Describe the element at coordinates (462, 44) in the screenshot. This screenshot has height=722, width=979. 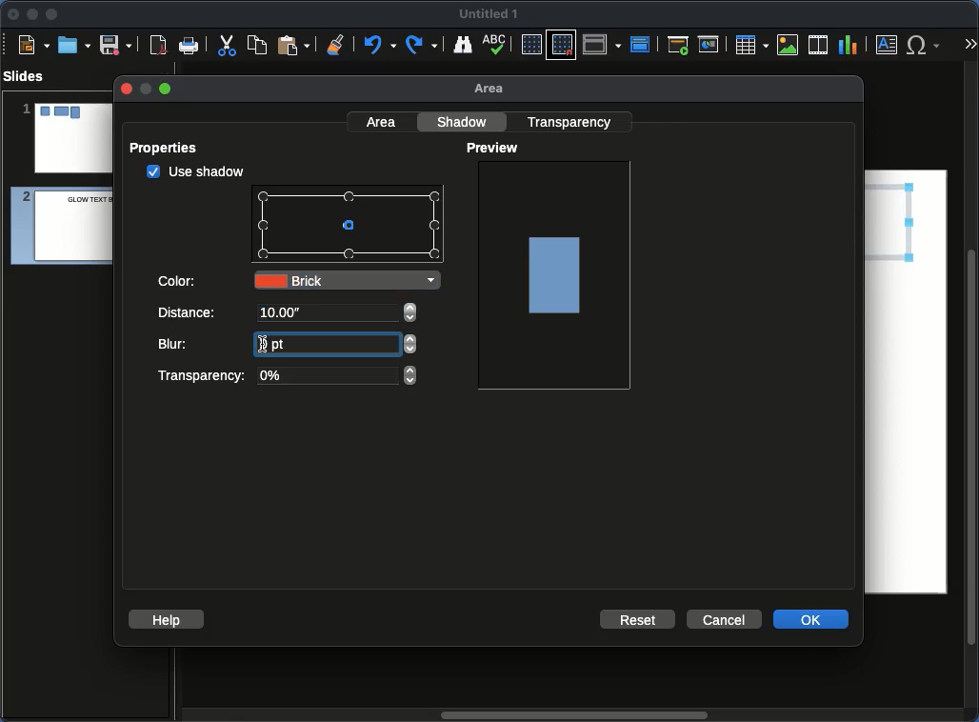
I see `Find` at that location.